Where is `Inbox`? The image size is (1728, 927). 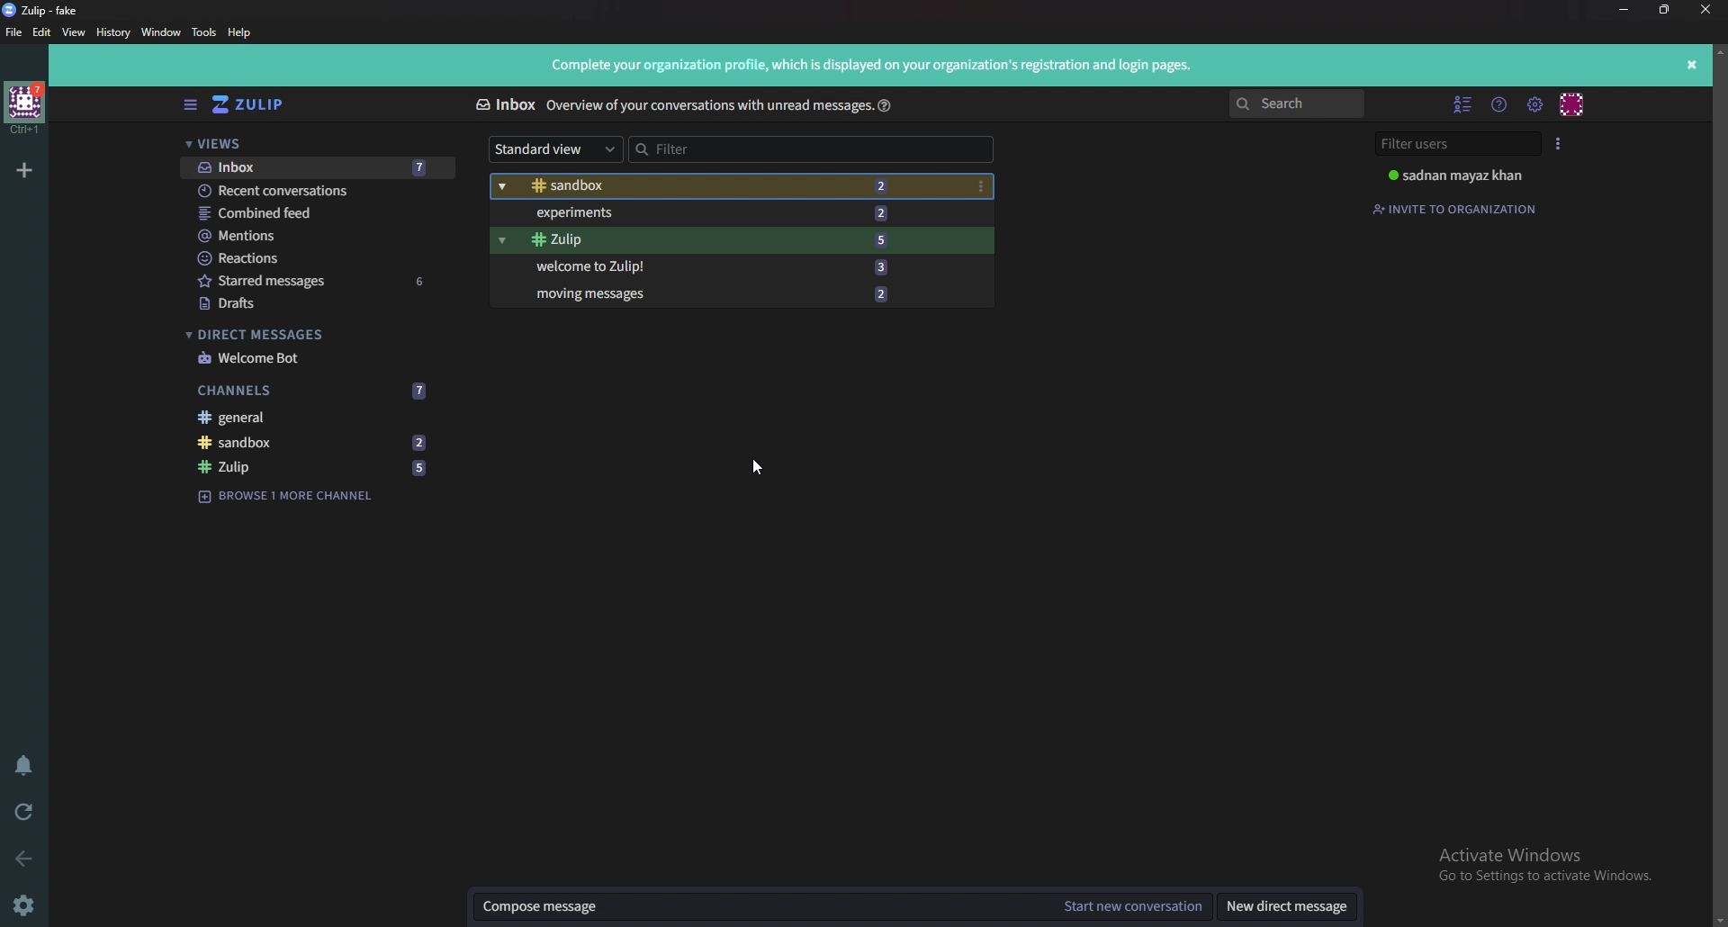
Inbox is located at coordinates (315, 167).